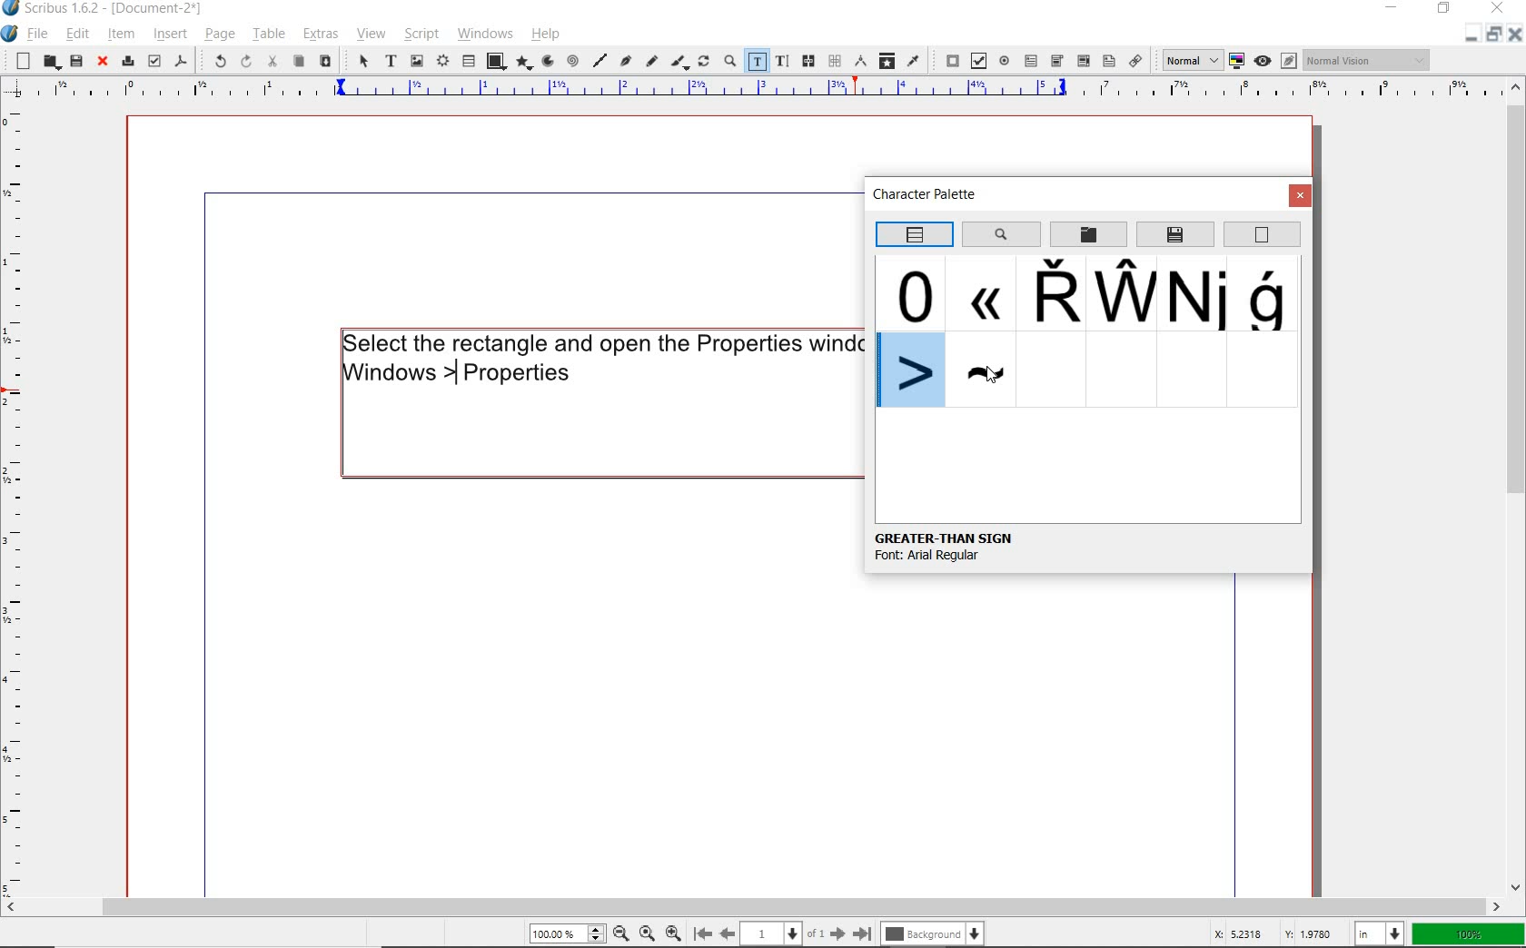 The width and height of the screenshot is (1526, 948). Describe the element at coordinates (1088, 235) in the screenshot. I see `load a character palette` at that location.